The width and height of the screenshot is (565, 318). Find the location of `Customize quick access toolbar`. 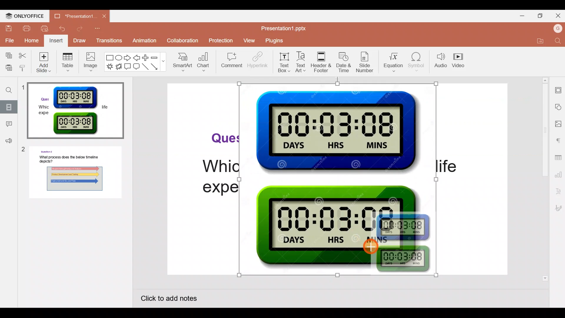

Customize quick access toolbar is located at coordinates (101, 29).